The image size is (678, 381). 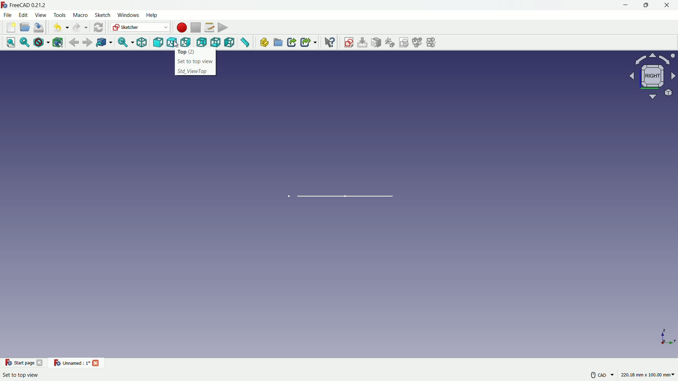 I want to click on validate sketches, so click(x=405, y=43).